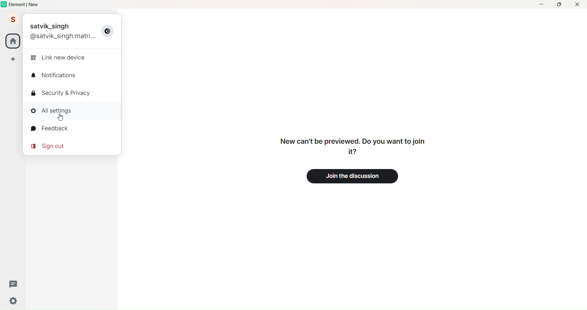 This screenshot has height=310, width=587. Describe the element at coordinates (64, 37) in the screenshot. I see `@username` at that location.